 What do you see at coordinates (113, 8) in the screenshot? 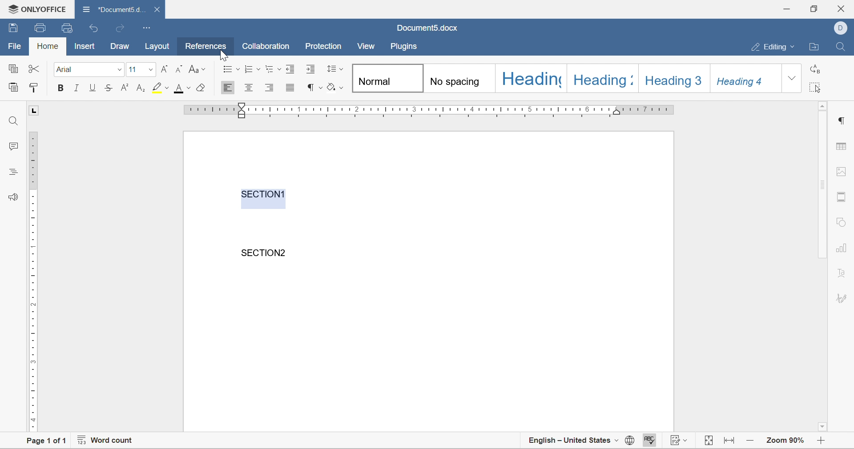
I see `document name` at bounding box center [113, 8].